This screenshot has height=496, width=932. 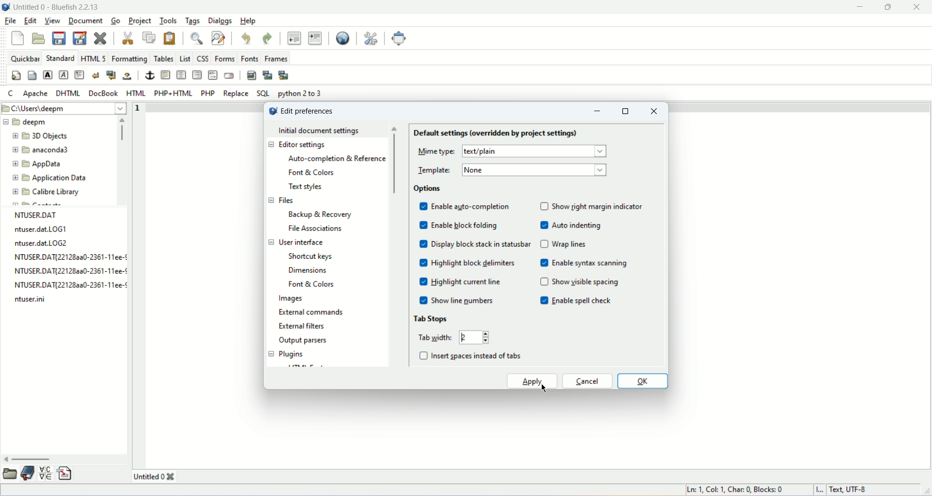 What do you see at coordinates (310, 314) in the screenshot?
I see `external commands` at bounding box center [310, 314].